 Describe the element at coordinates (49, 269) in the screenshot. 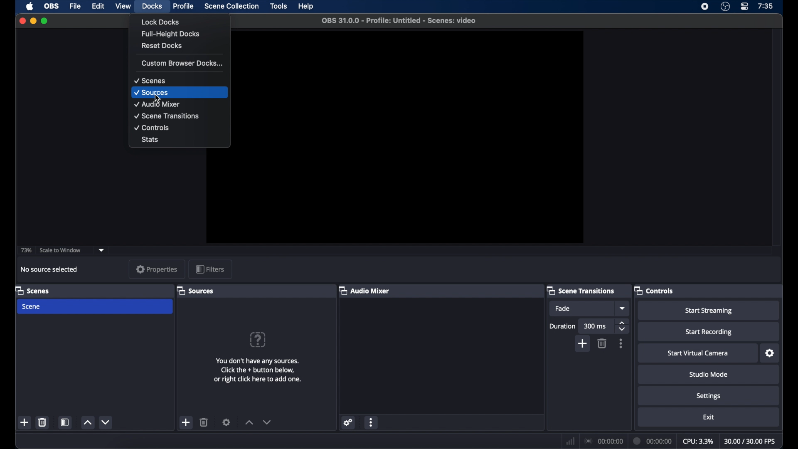

I see `no source selected` at that location.